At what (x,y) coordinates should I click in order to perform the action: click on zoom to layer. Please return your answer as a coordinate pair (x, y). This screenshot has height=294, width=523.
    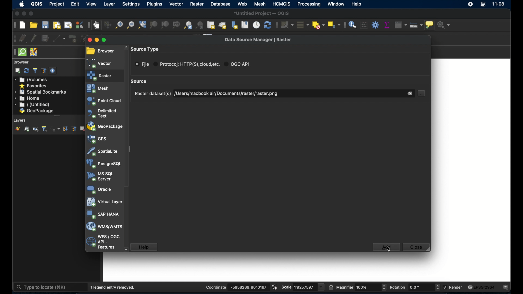
    Looking at the image, I should click on (165, 25).